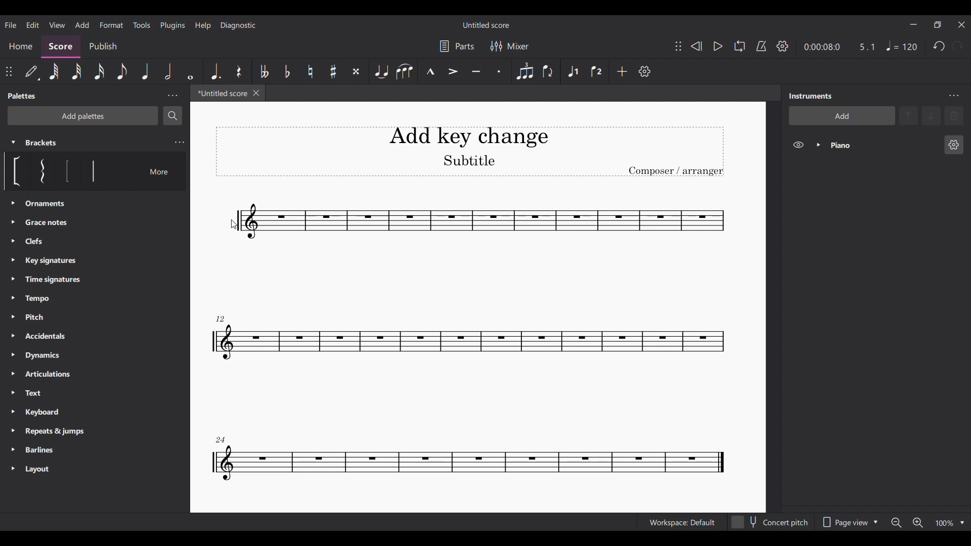 The height and width of the screenshot is (546, 971). I want to click on Bracket options to choose from, so click(37, 171).